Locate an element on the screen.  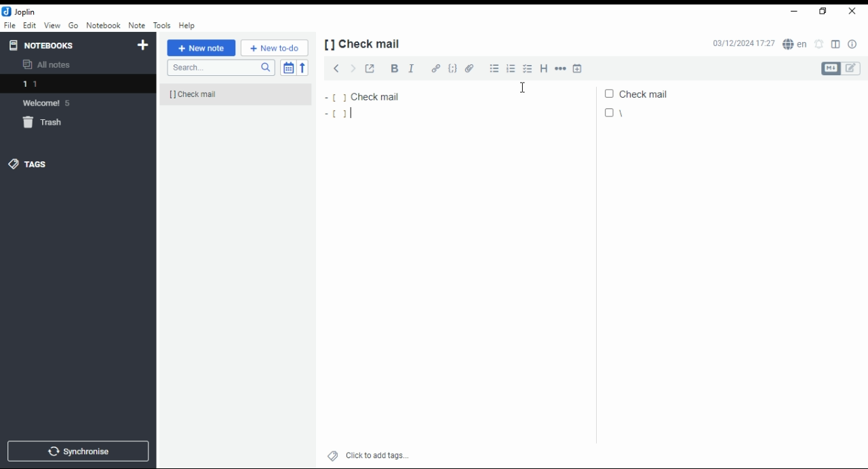
edit is located at coordinates (30, 24).